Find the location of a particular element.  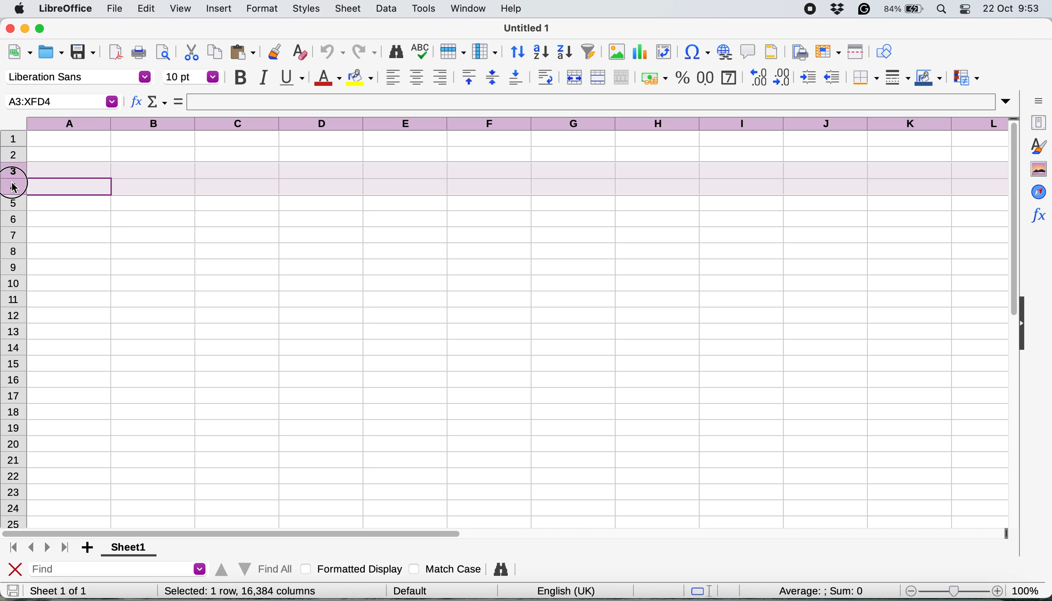

styles is located at coordinates (1038, 146).